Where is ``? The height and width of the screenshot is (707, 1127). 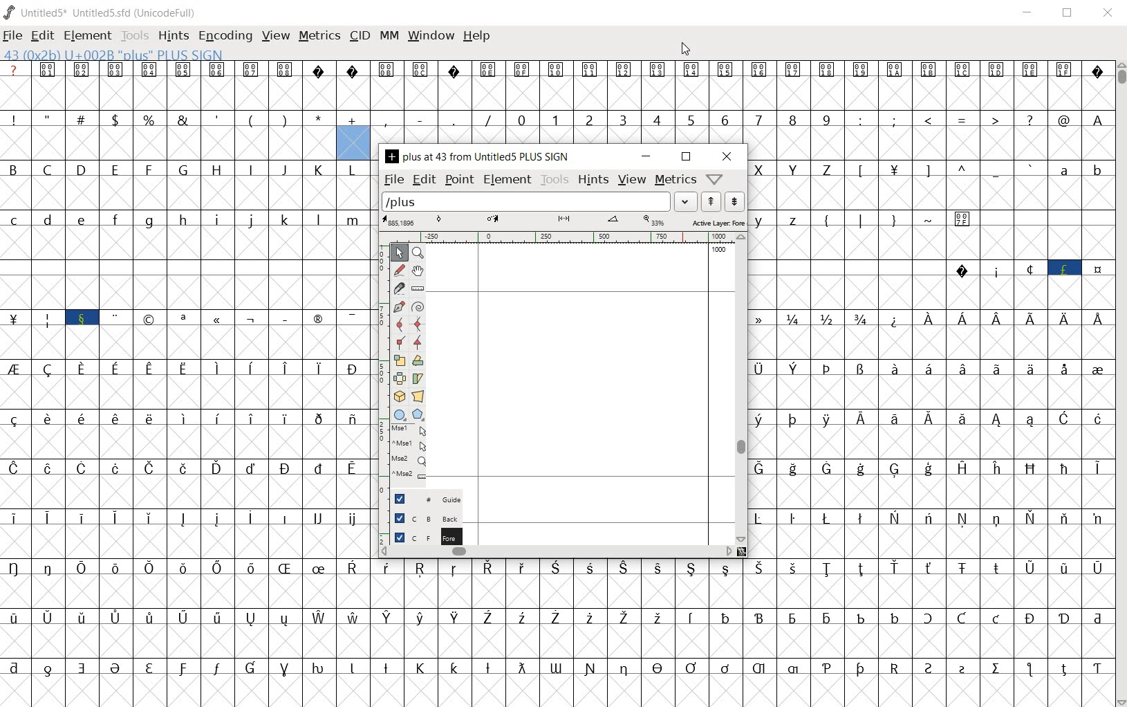
 is located at coordinates (848, 286).